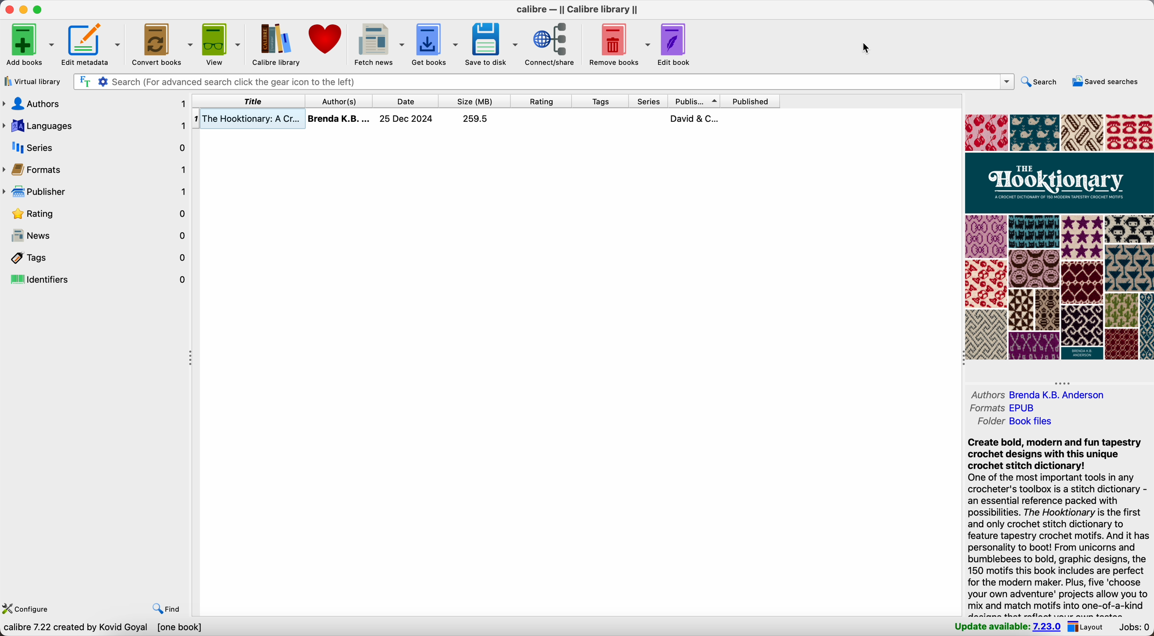 The height and width of the screenshot is (636, 1154). What do you see at coordinates (544, 81) in the screenshot?
I see `search bar` at bounding box center [544, 81].